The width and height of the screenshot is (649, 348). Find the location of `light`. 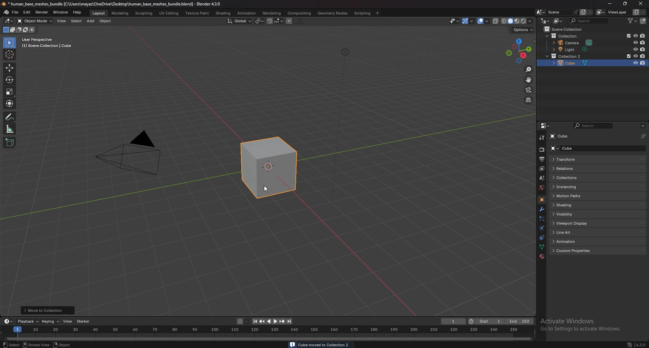

light is located at coordinates (576, 56).